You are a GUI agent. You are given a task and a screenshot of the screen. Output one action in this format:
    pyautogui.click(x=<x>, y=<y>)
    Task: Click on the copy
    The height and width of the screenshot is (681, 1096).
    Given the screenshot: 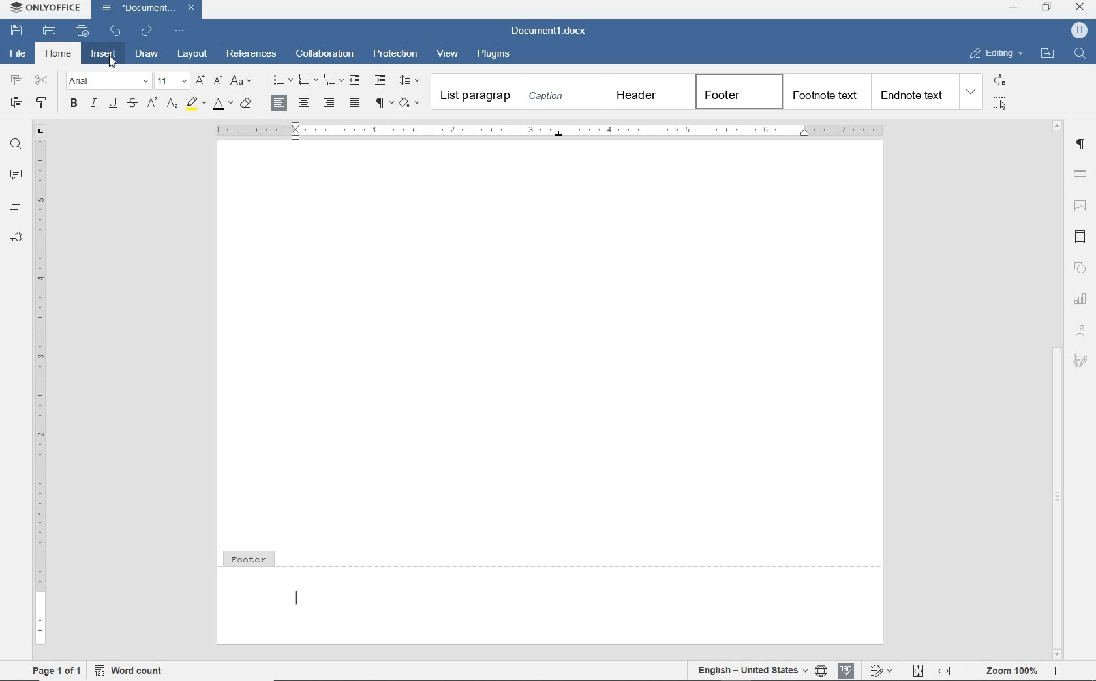 What is the action you would take?
    pyautogui.click(x=17, y=80)
    